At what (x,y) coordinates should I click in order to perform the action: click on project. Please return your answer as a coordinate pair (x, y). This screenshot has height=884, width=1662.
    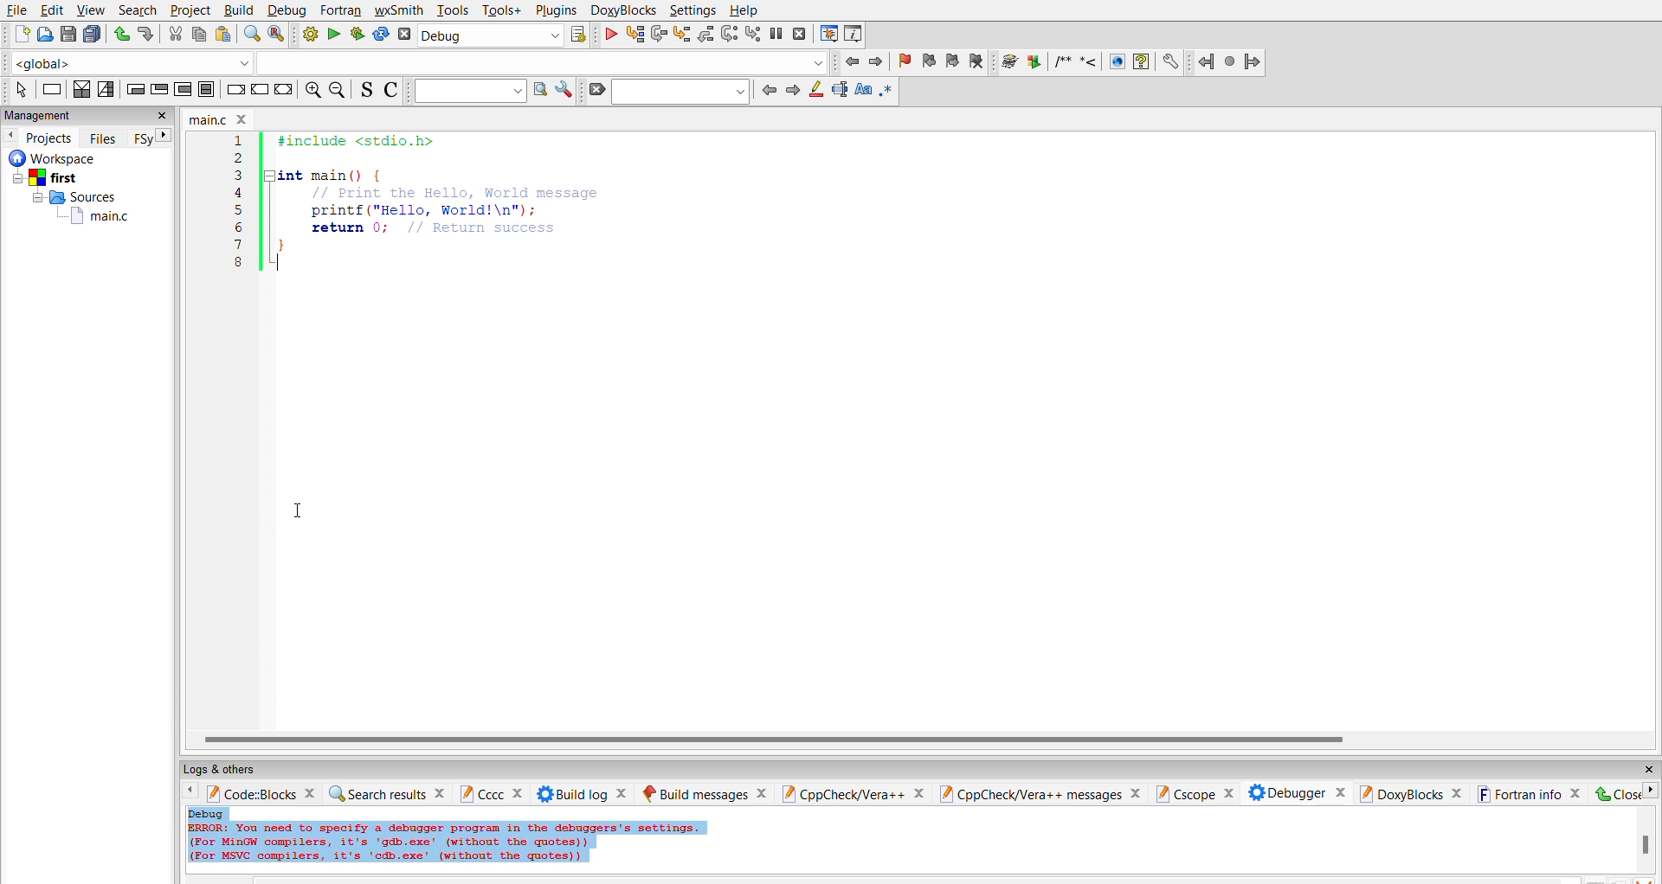
    Looking at the image, I should click on (188, 10).